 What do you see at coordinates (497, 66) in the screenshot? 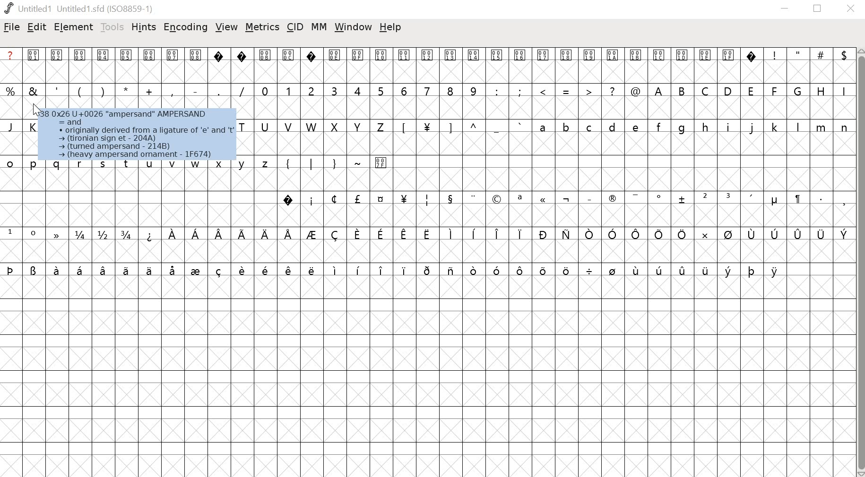
I see `0015` at bounding box center [497, 66].